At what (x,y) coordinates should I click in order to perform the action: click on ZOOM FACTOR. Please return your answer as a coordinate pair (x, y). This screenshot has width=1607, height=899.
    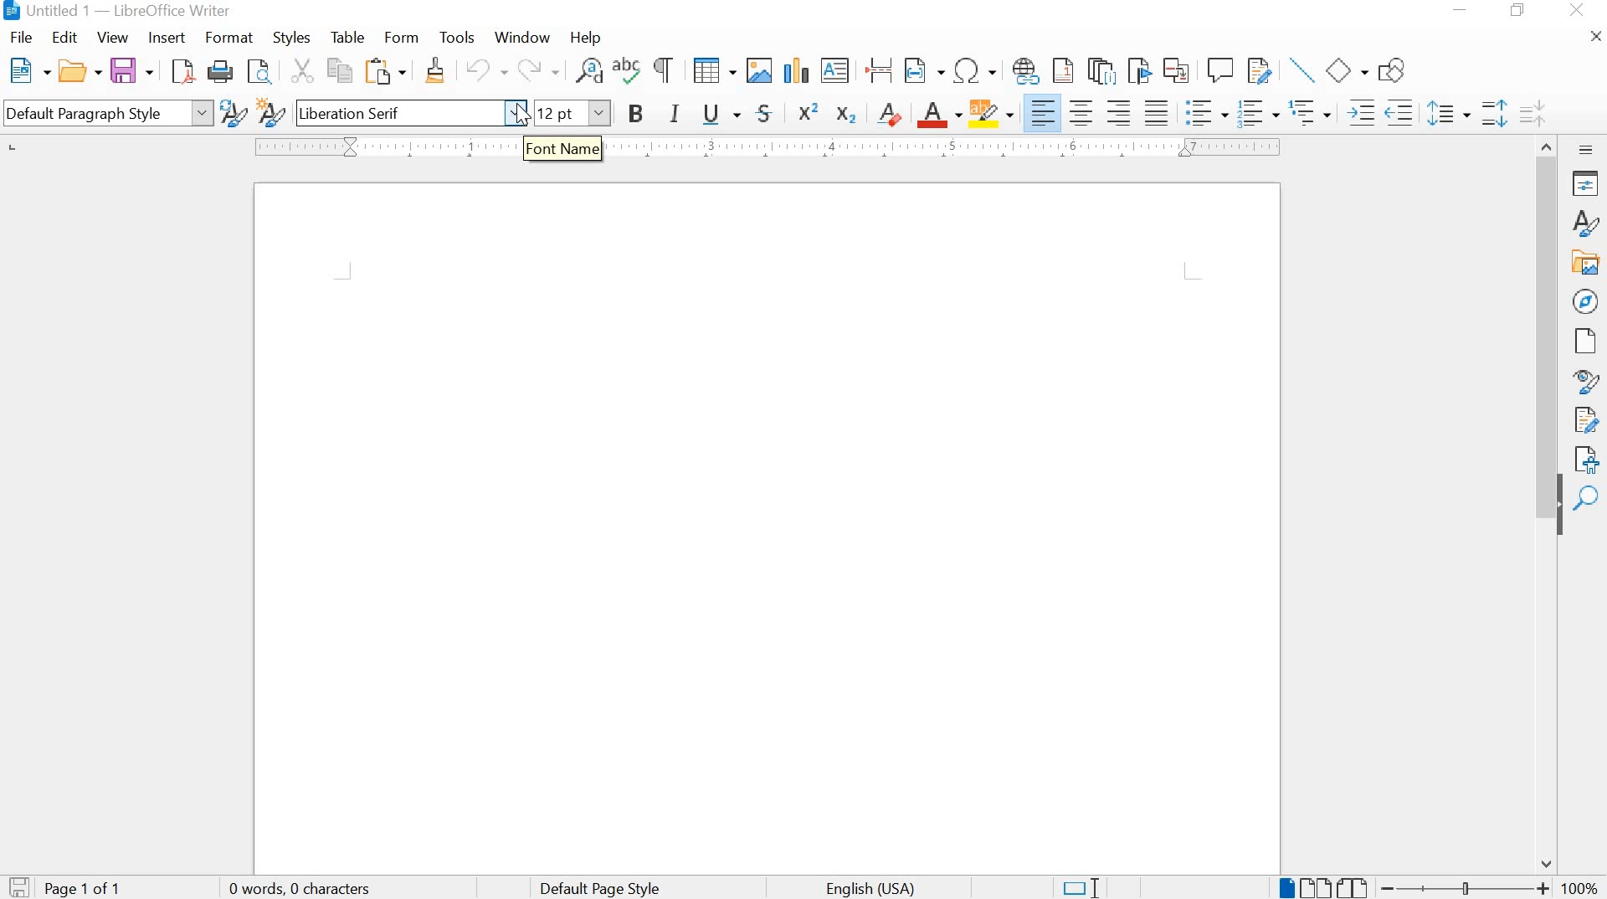
    Looking at the image, I should click on (1581, 886).